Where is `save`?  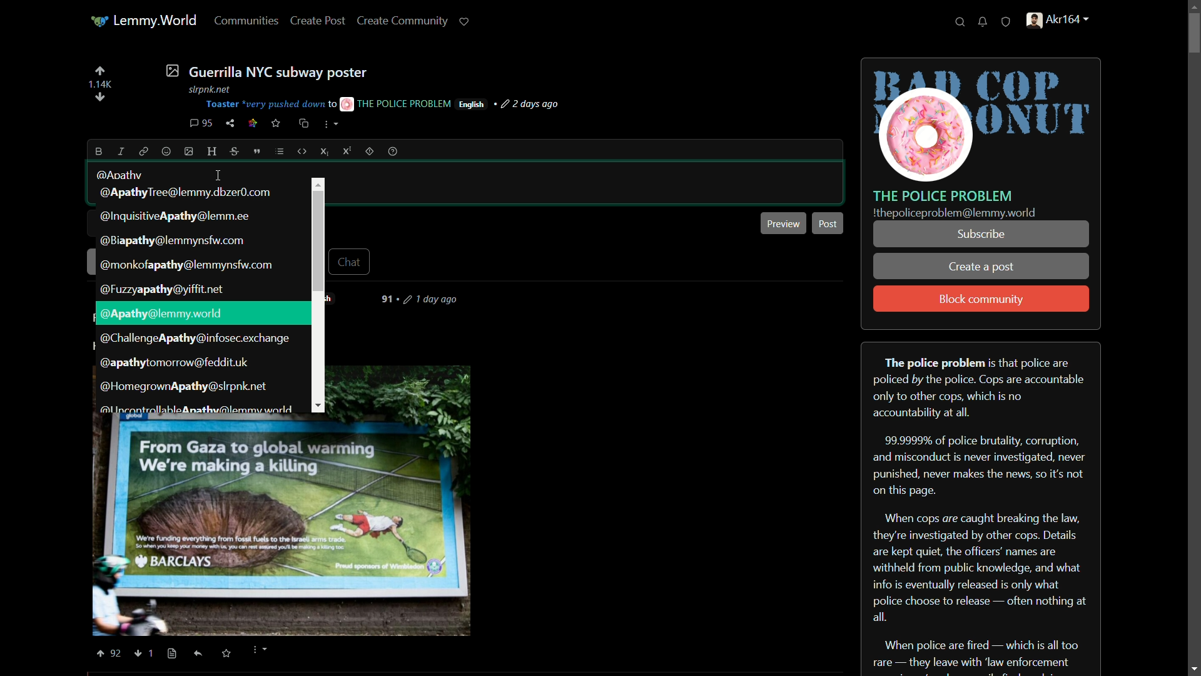
save is located at coordinates (276, 123).